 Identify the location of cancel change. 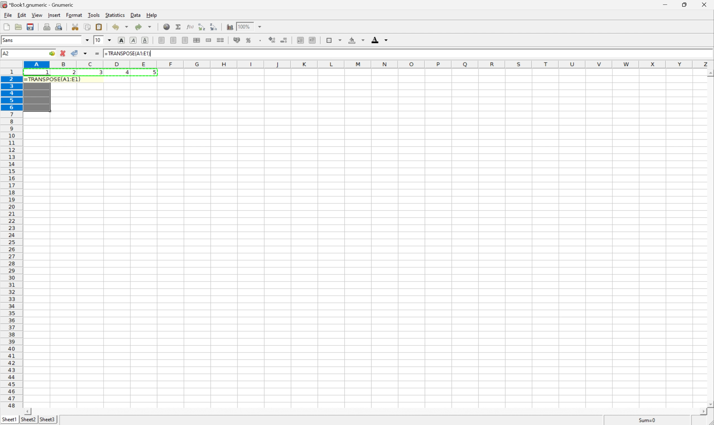
(63, 52).